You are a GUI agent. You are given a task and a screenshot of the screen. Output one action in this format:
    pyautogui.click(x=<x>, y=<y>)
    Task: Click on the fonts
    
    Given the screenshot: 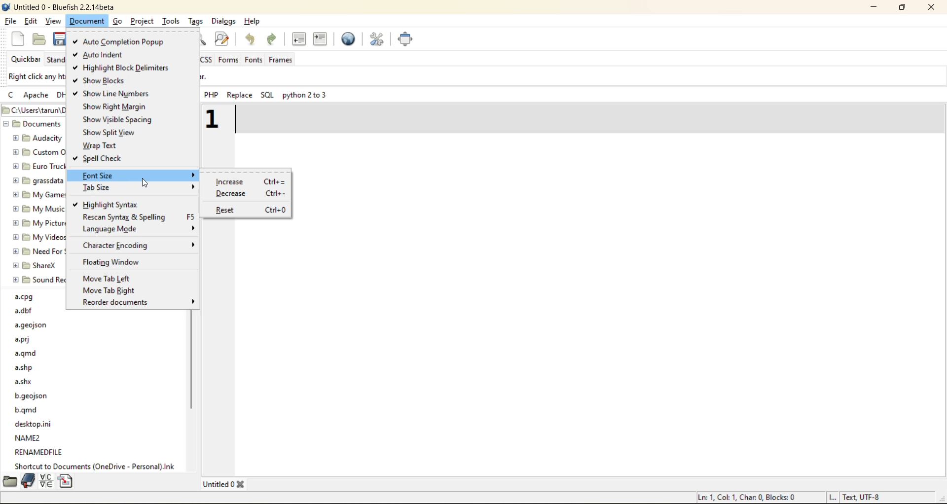 What is the action you would take?
    pyautogui.click(x=254, y=60)
    